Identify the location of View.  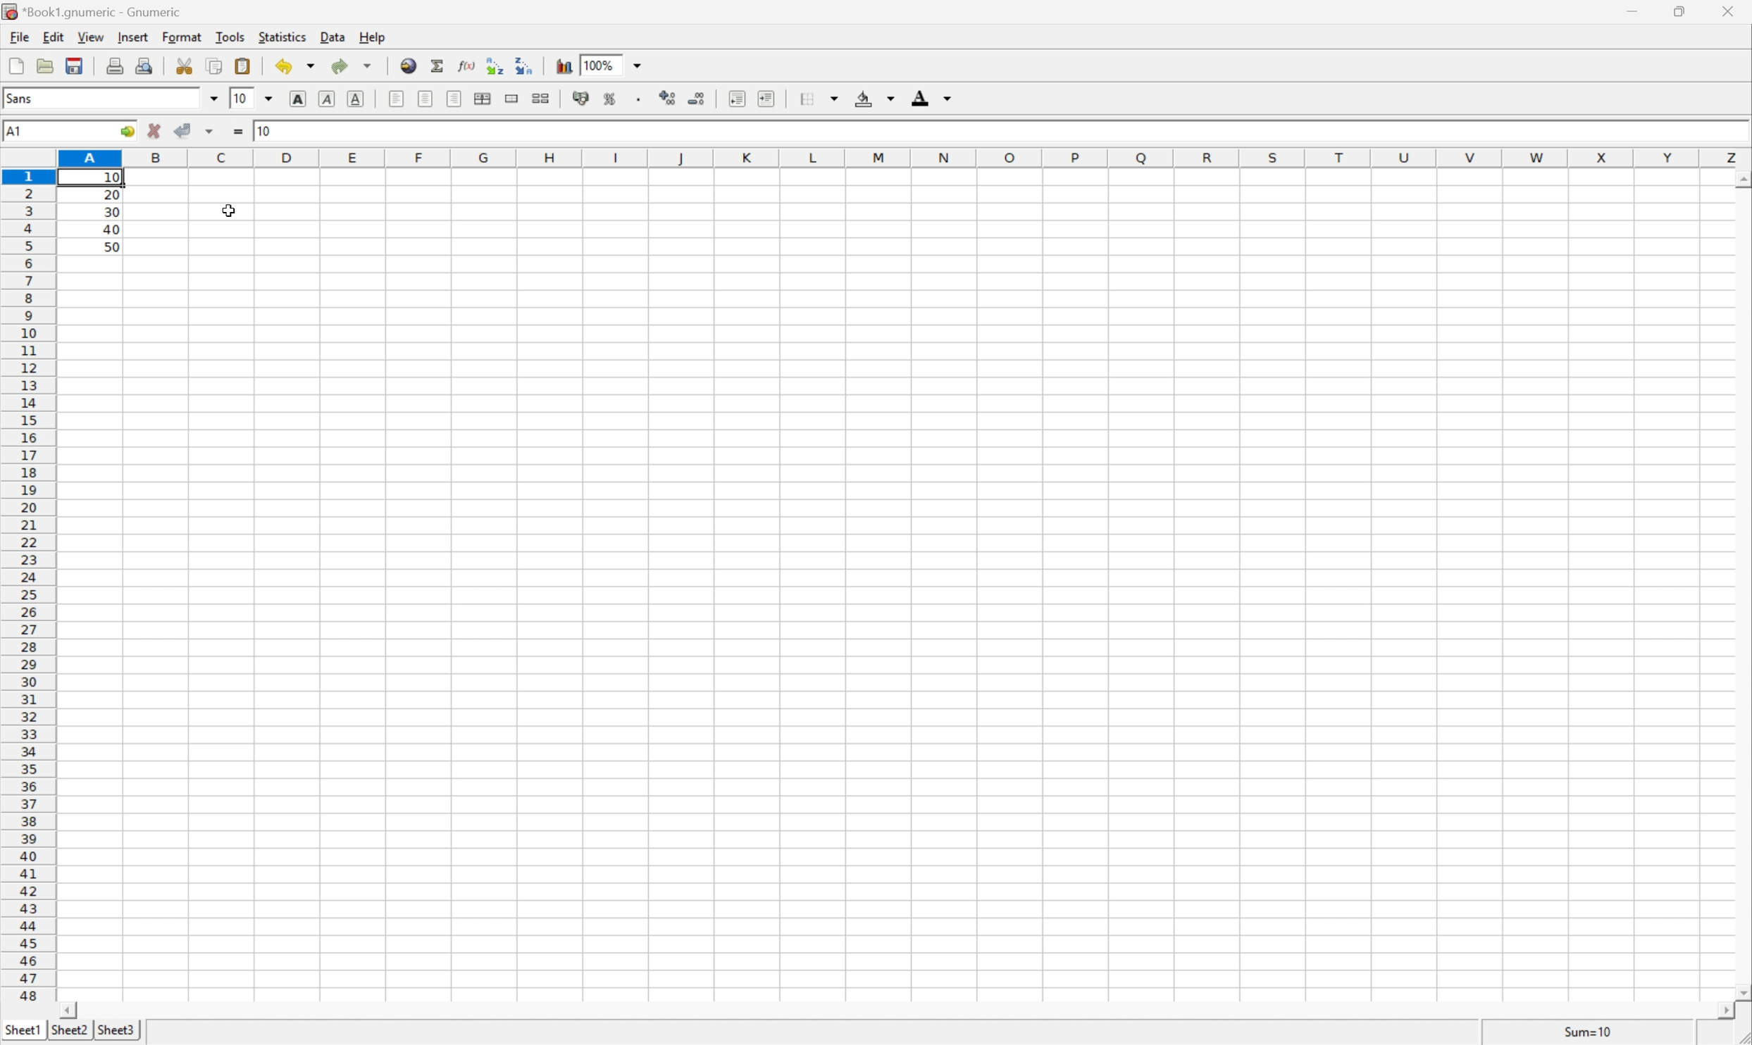
(92, 37).